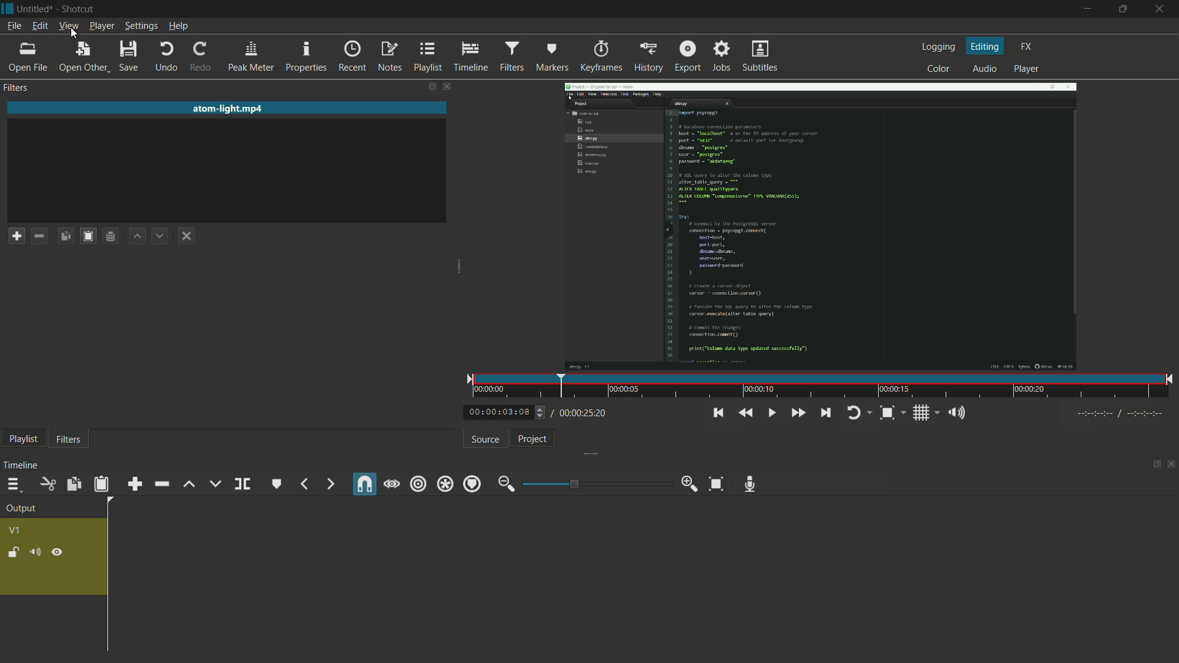 The height and width of the screenshot is (663, 1179). Describe the element at coordinates (984, 69) in the screenshot. I see `audio` at that location.